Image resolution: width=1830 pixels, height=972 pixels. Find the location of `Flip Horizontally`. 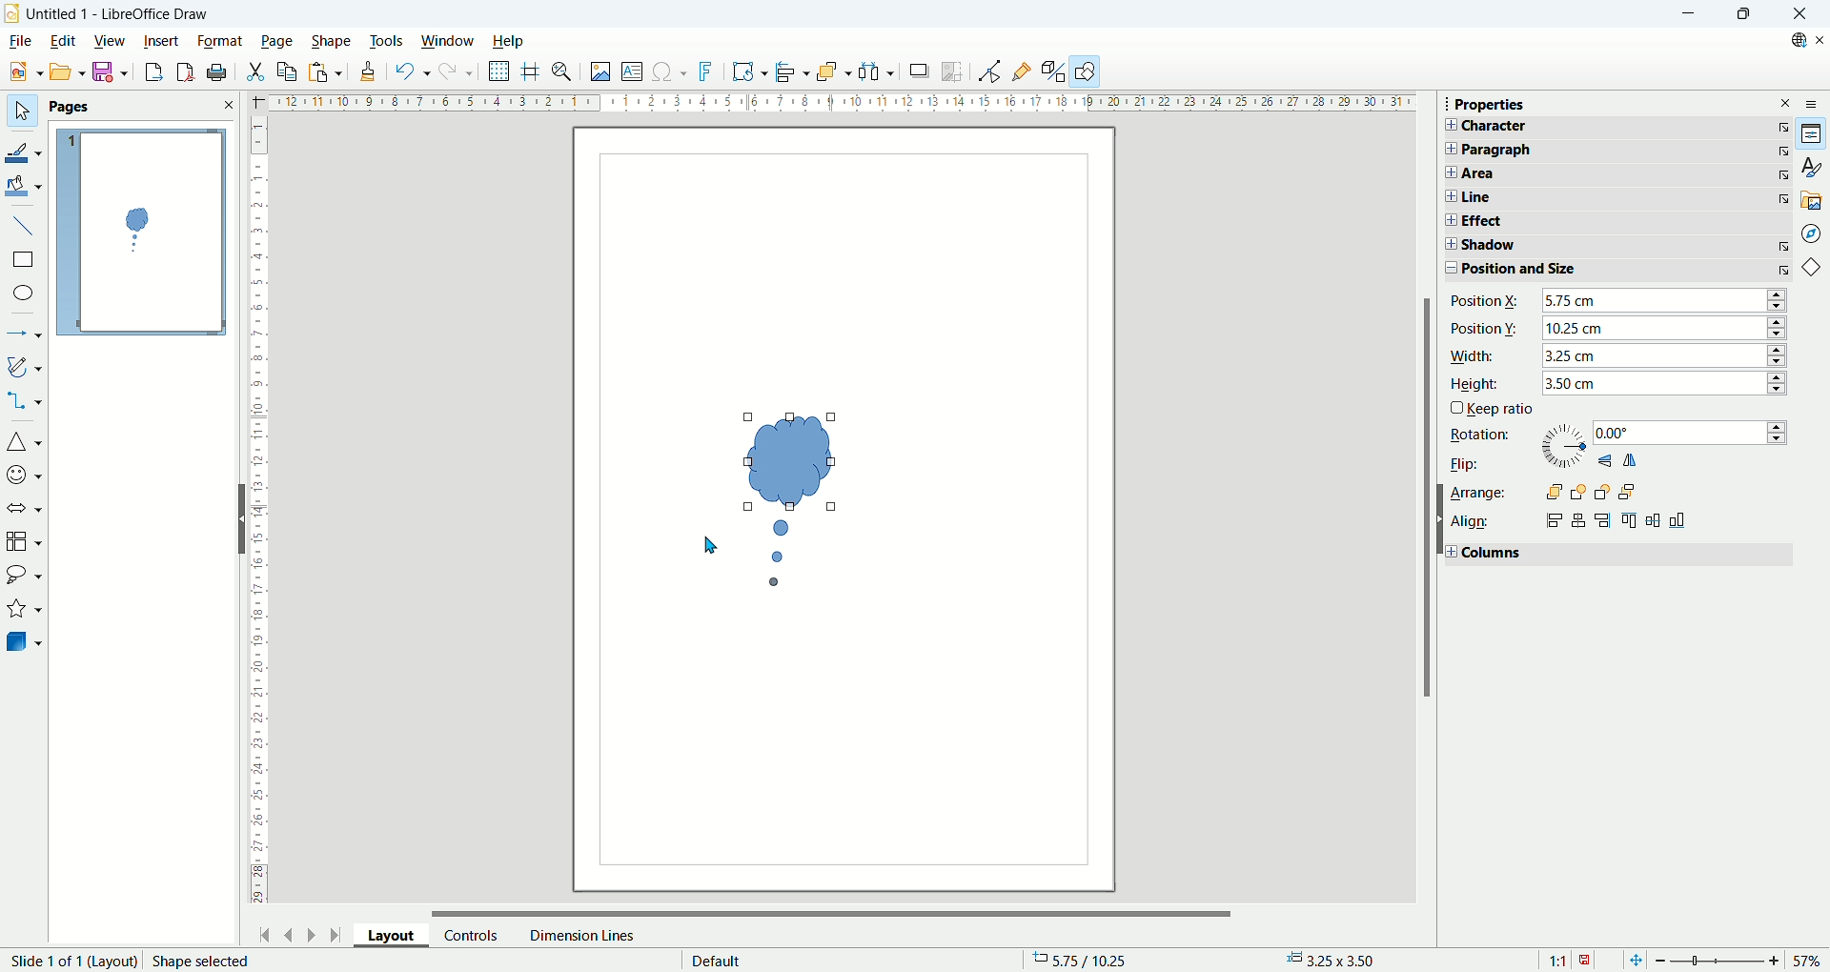

Flip Horizontally is located at coordinates (1631, 459).